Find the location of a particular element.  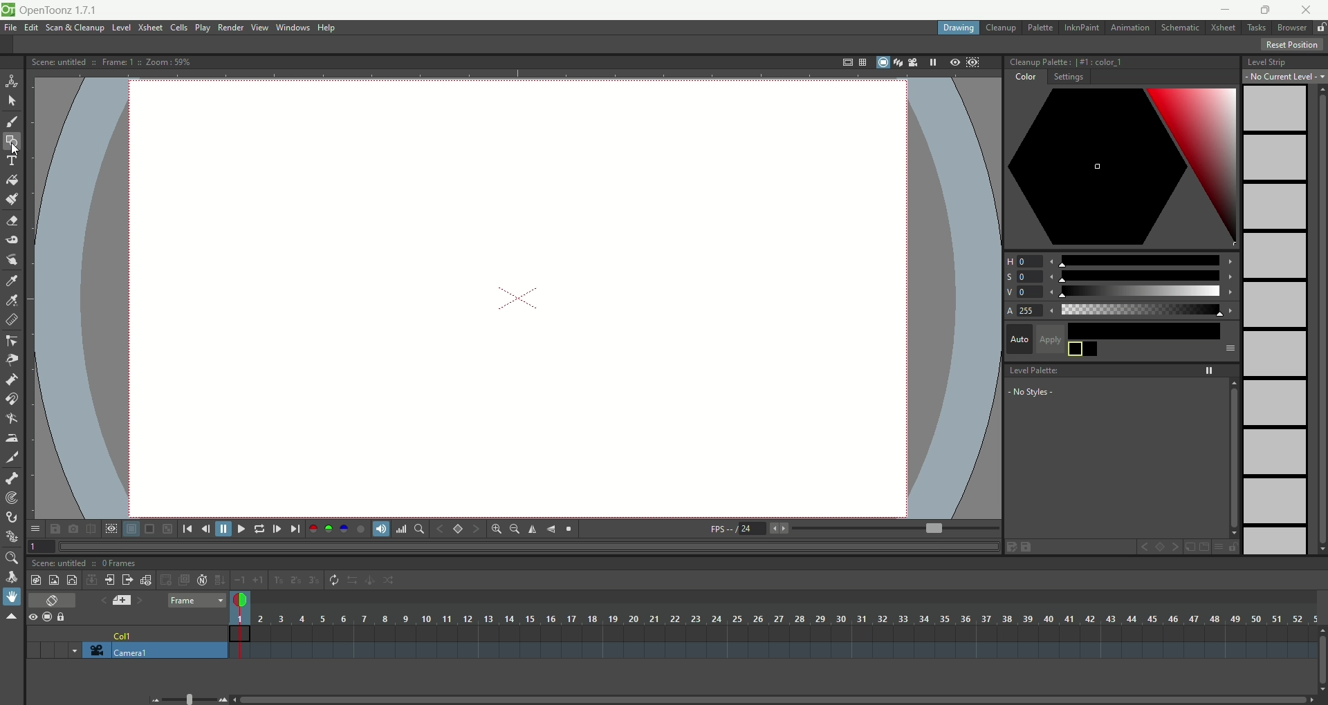

zoom  is located at coordinates (10, 558).